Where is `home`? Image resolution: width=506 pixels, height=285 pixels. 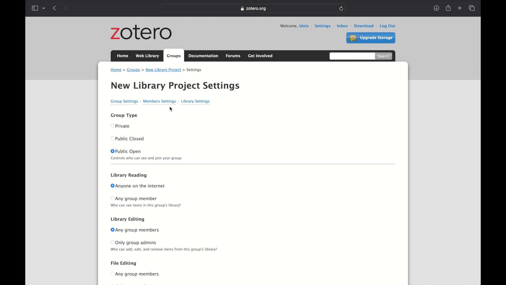
home is located at coordinates (117, 70).